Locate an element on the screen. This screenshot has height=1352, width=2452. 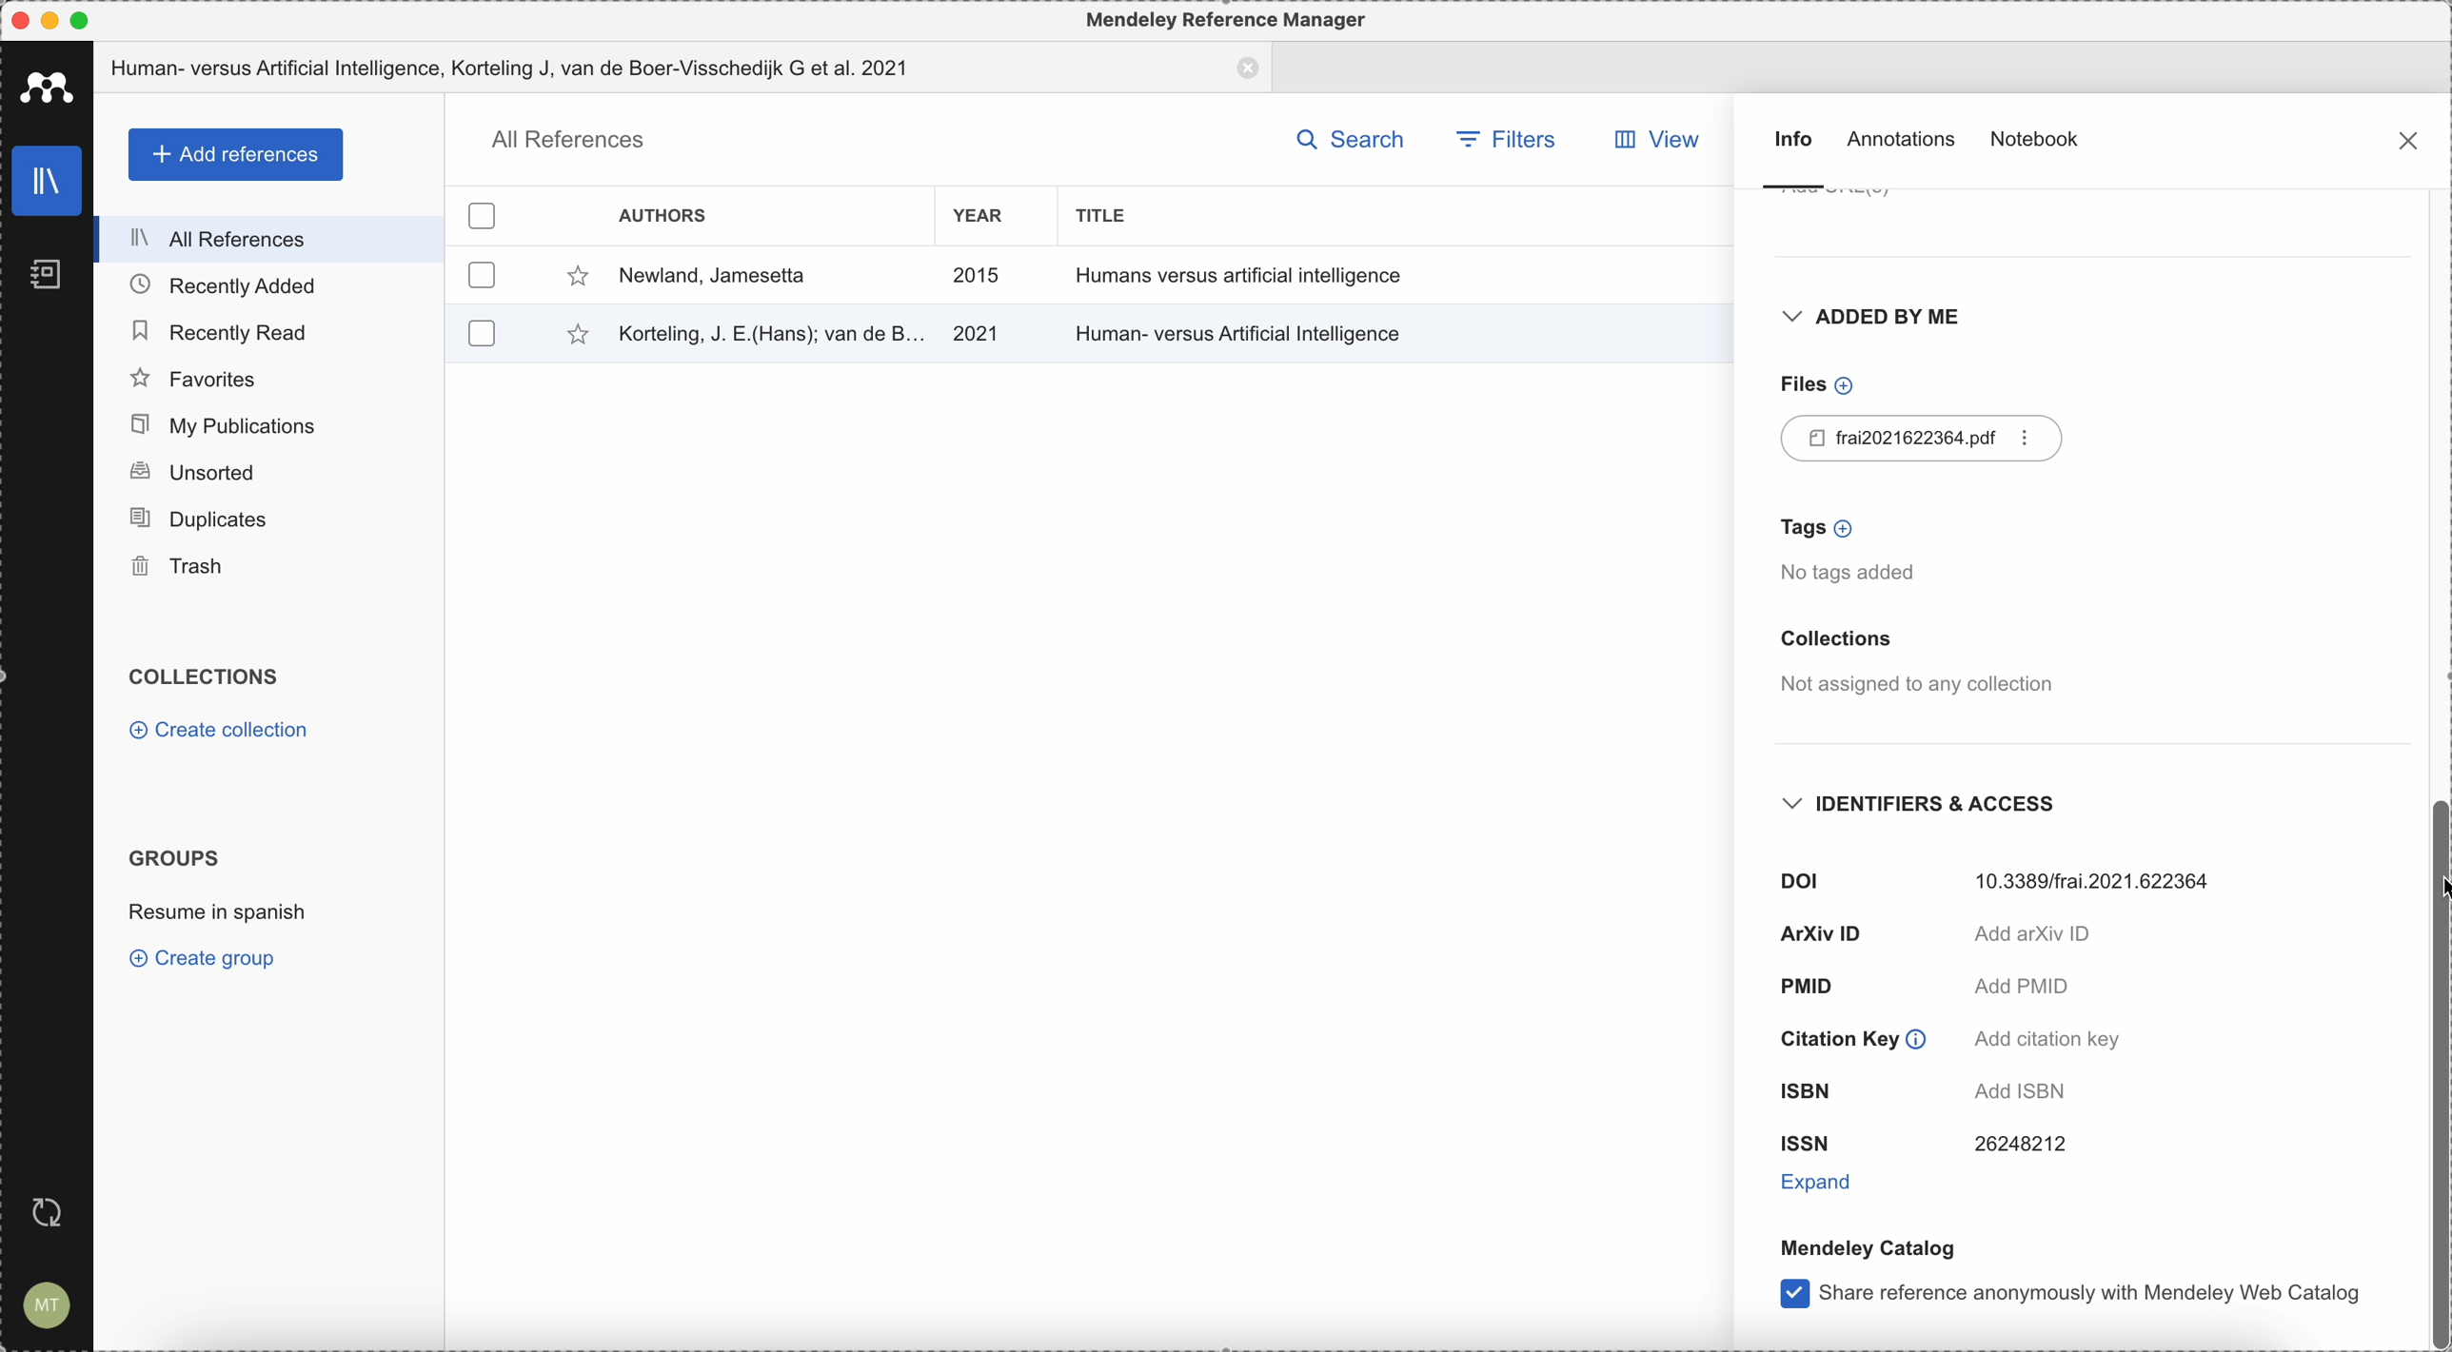
cursor is located at coordinates (2432, 896).